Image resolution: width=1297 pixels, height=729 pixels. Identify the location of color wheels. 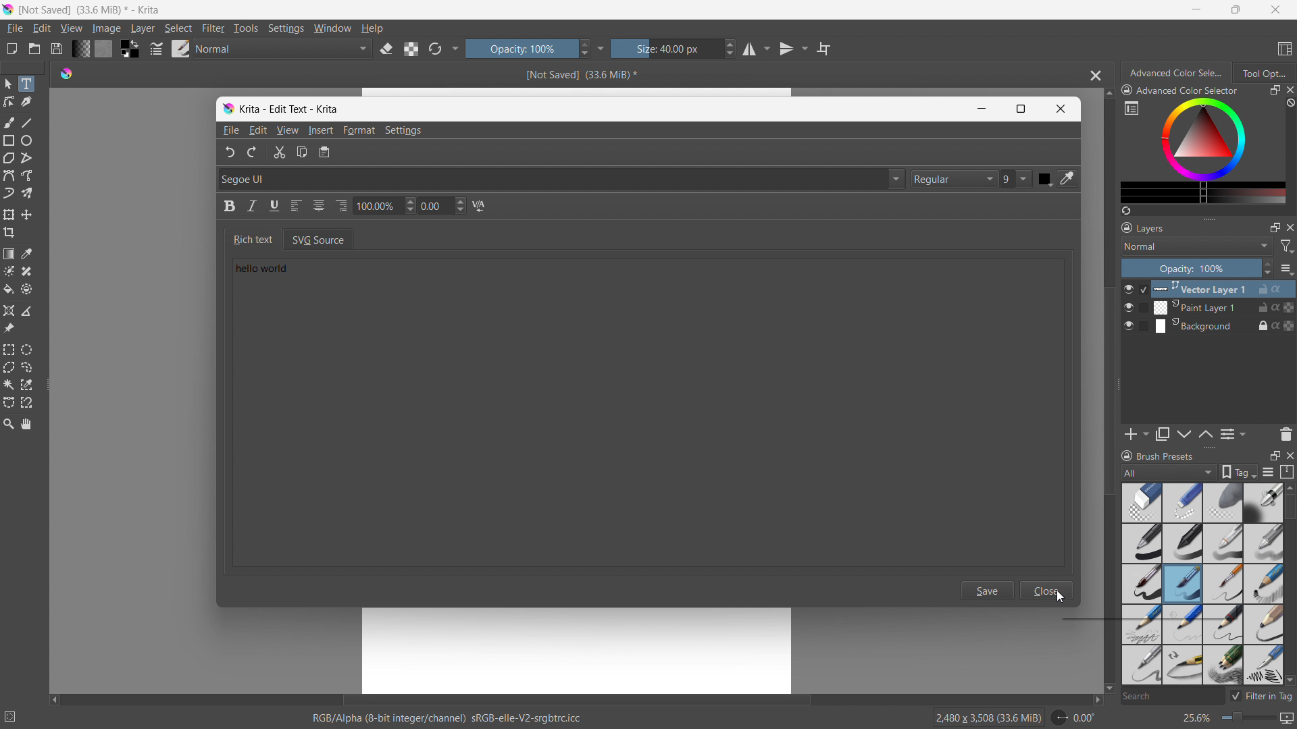
(1203, 138).